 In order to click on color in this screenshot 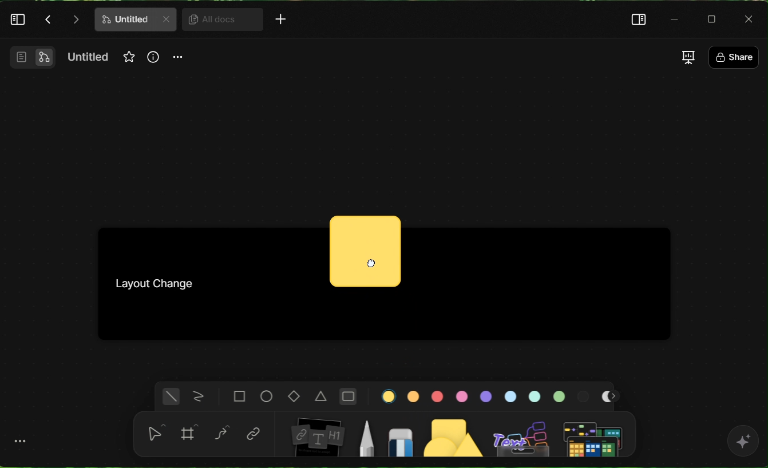, I will do `click(493, 395)`.